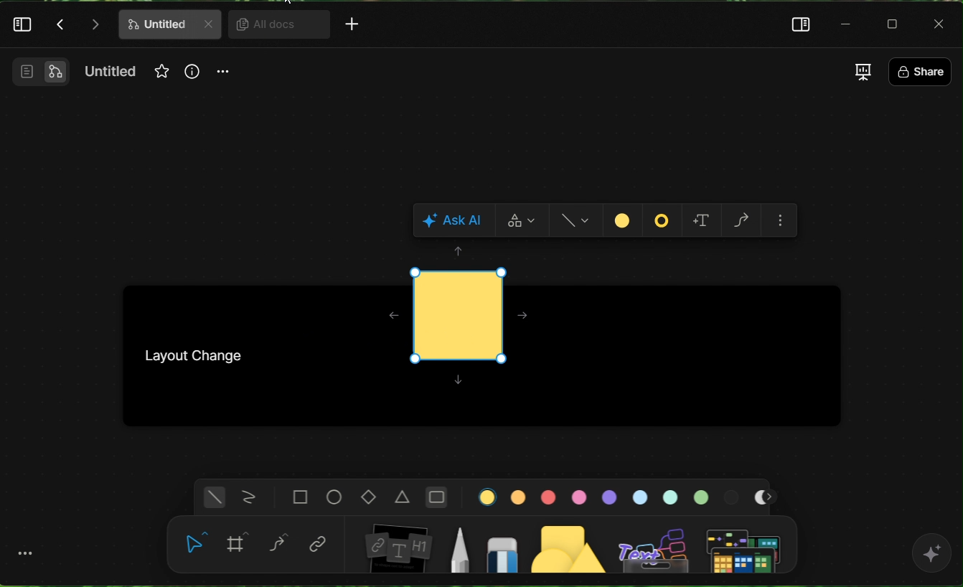 This screenshot has width=963, height=587. I want to click on others, so click(654, 543).